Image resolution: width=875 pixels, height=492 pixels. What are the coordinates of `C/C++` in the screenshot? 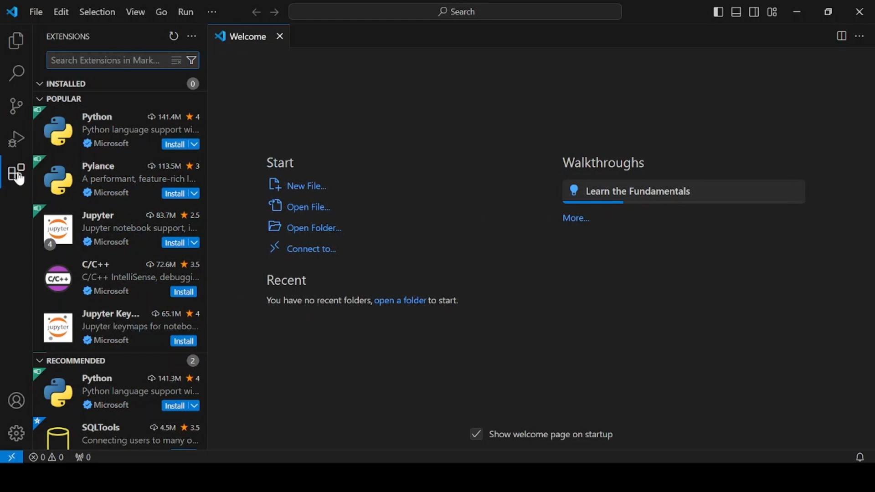 It's located at (121, 278).